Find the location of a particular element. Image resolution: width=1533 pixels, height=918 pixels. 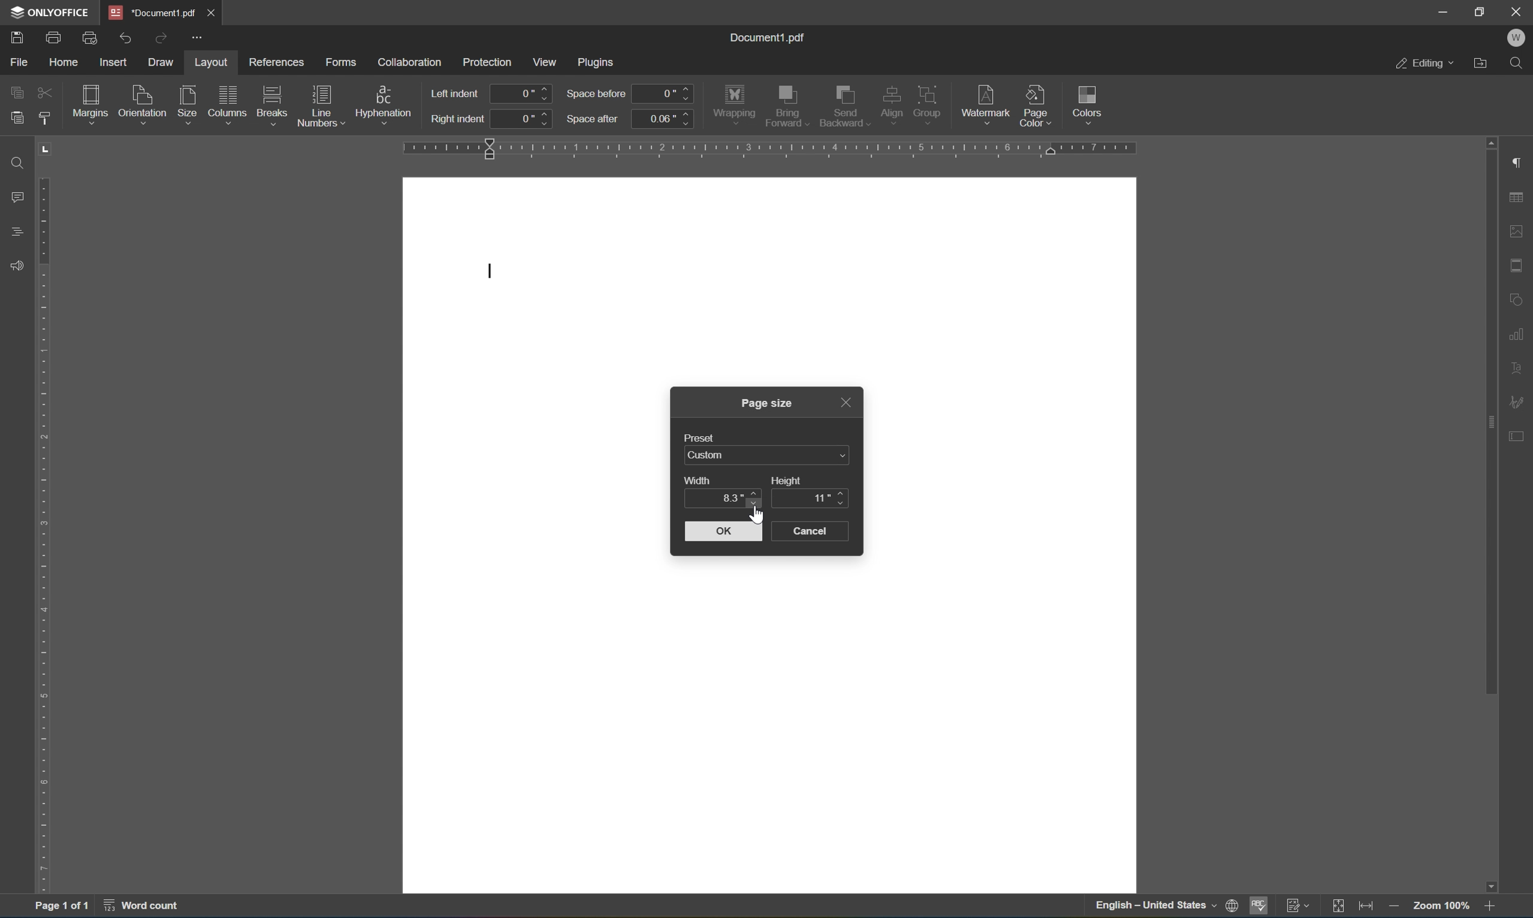

file is located at coordinates (19, 61).